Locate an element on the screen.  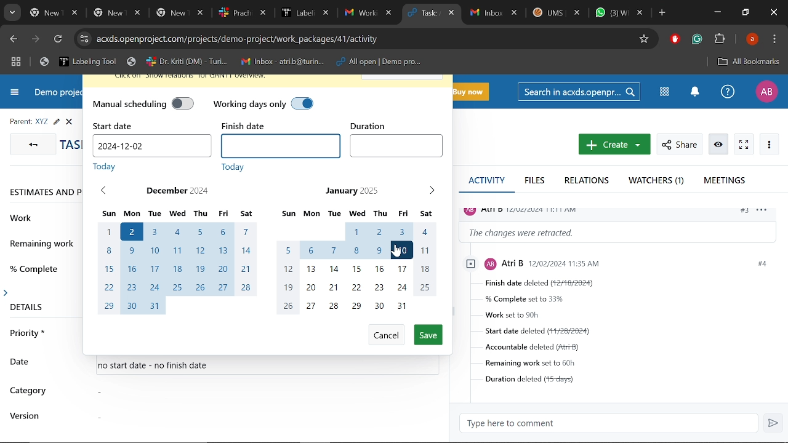
version is located at coordinates (26, 415).